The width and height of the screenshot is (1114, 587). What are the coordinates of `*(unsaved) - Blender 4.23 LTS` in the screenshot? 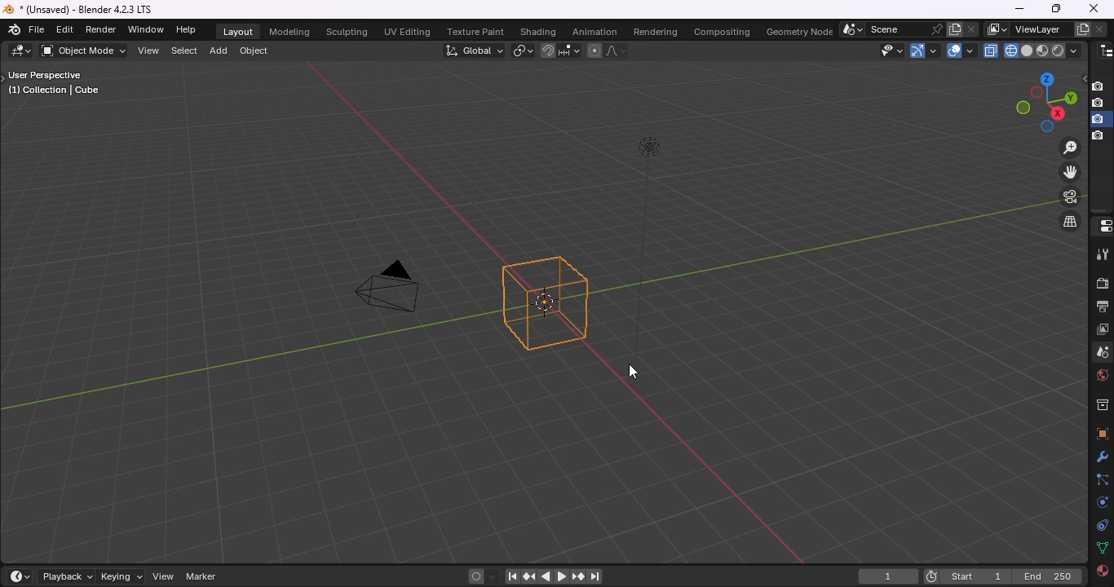 It's located at (89, 10).